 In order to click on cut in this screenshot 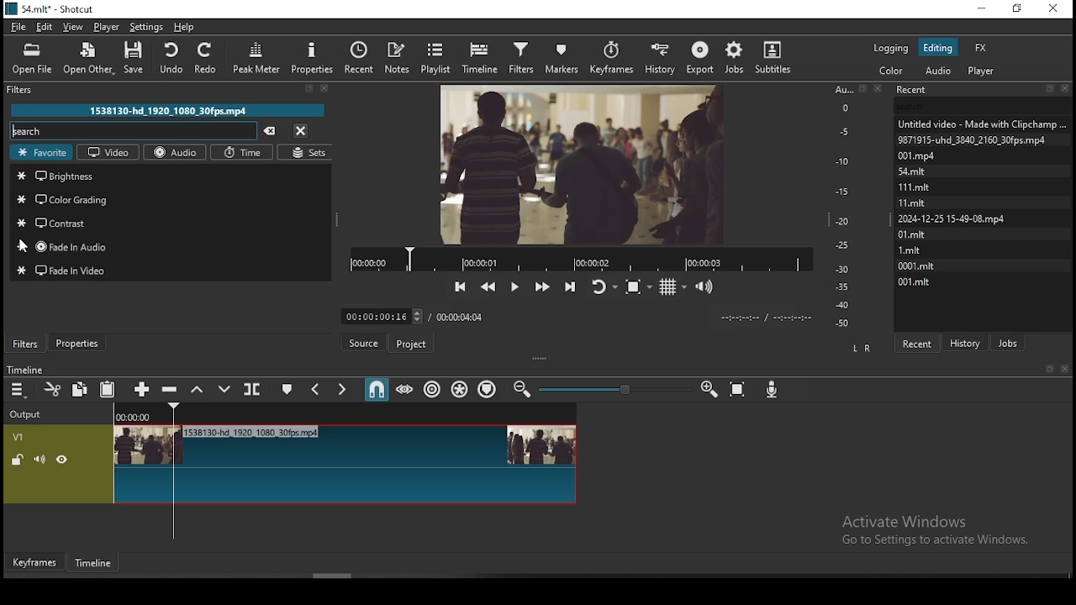, I will do `click(49, 391)`.